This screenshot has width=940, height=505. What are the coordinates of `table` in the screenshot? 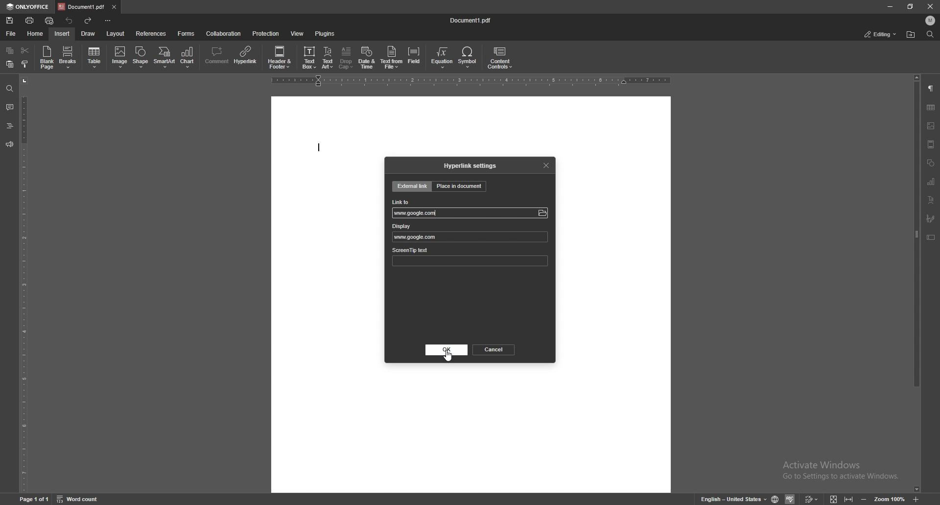 It's located at (931, 107).